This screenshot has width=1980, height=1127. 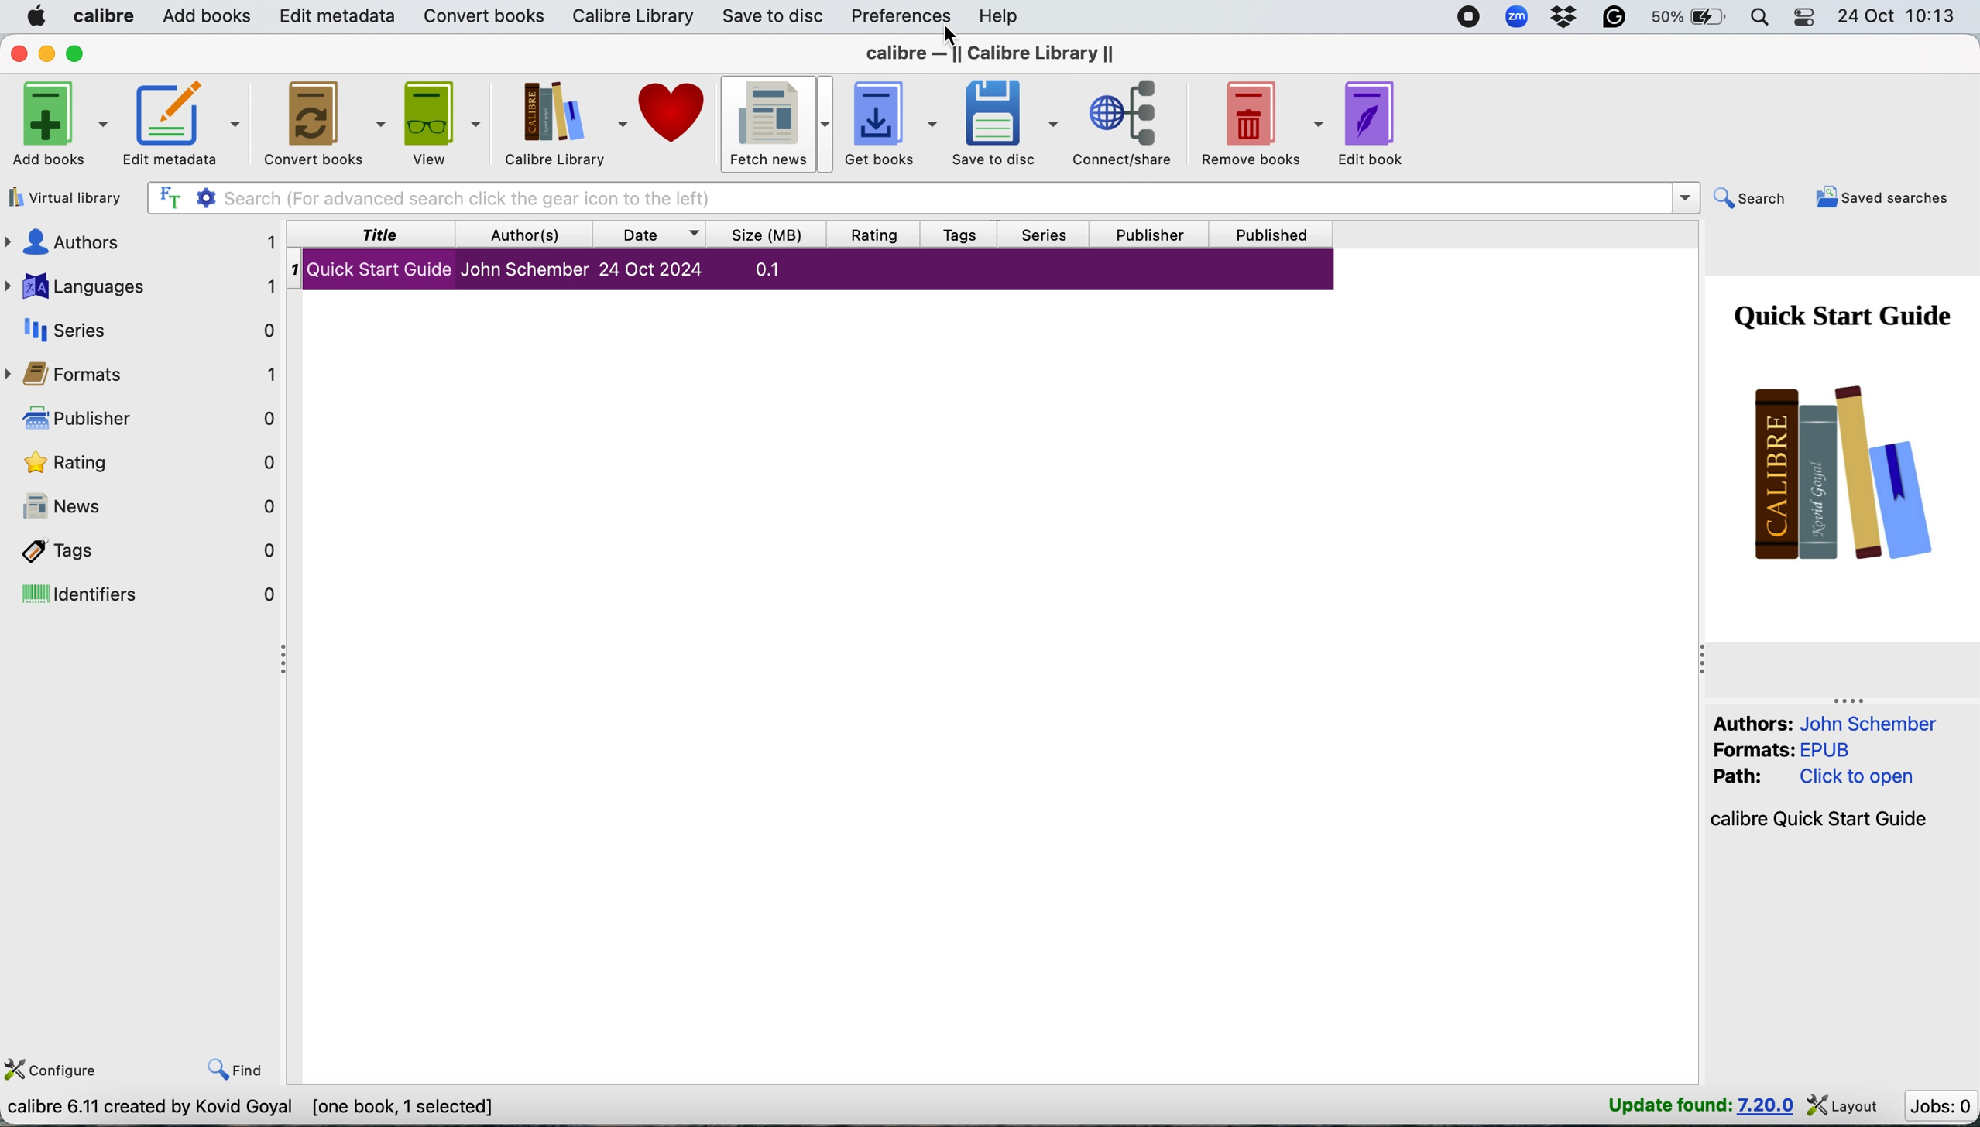 I want to click on edit metadata, so click(x=181, y=125).